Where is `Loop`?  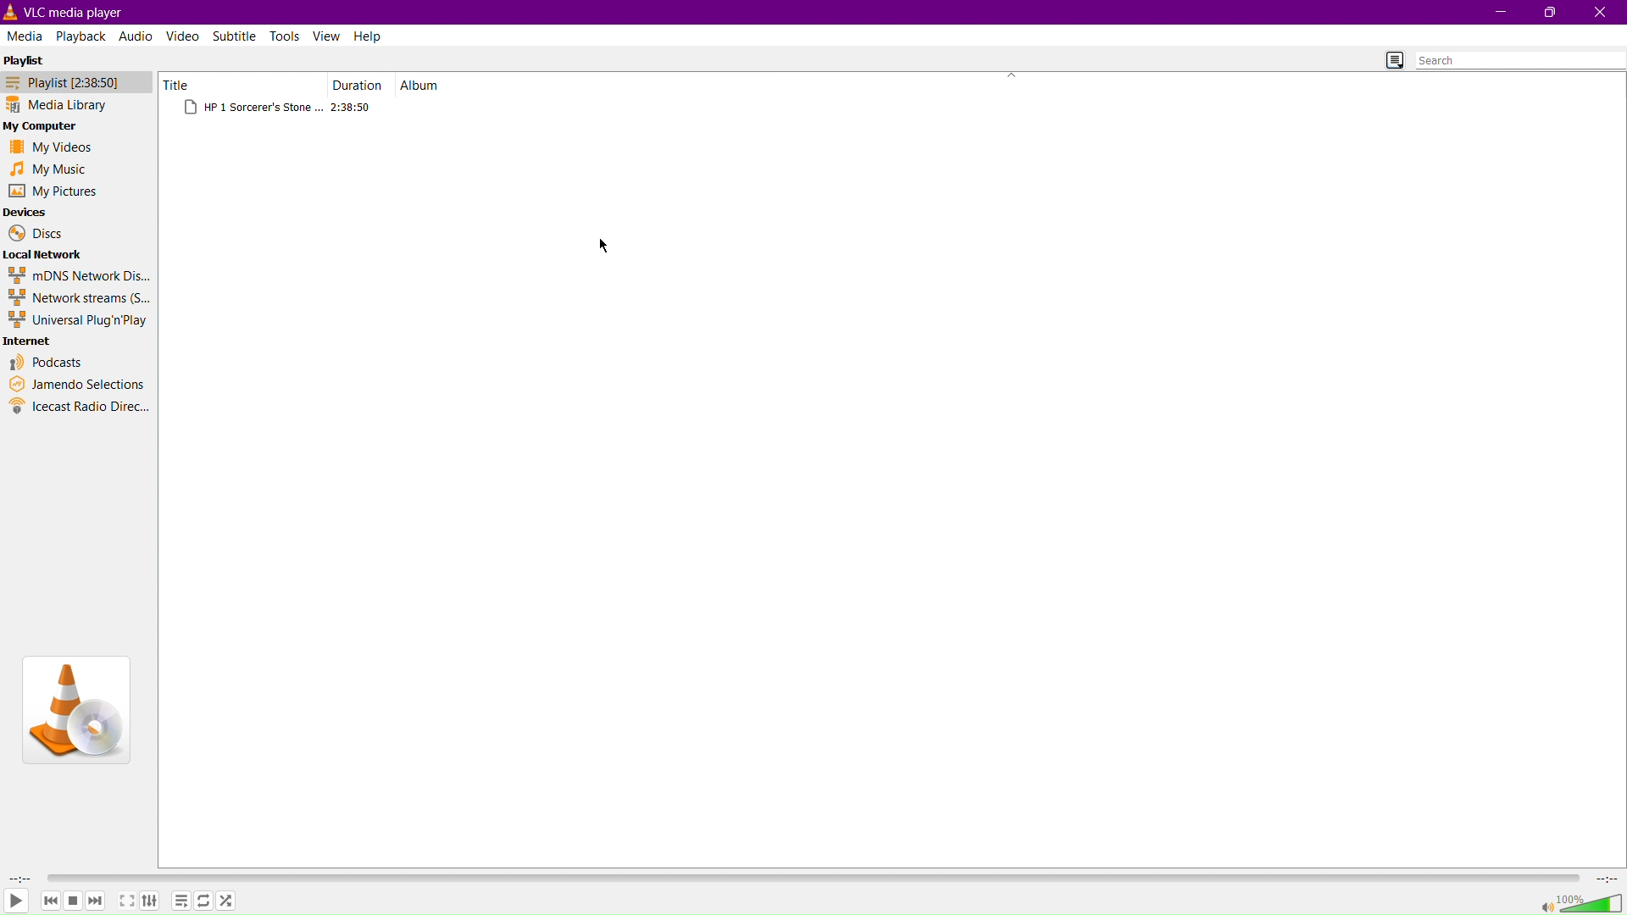 Loop is located at coordinates (203, 902).